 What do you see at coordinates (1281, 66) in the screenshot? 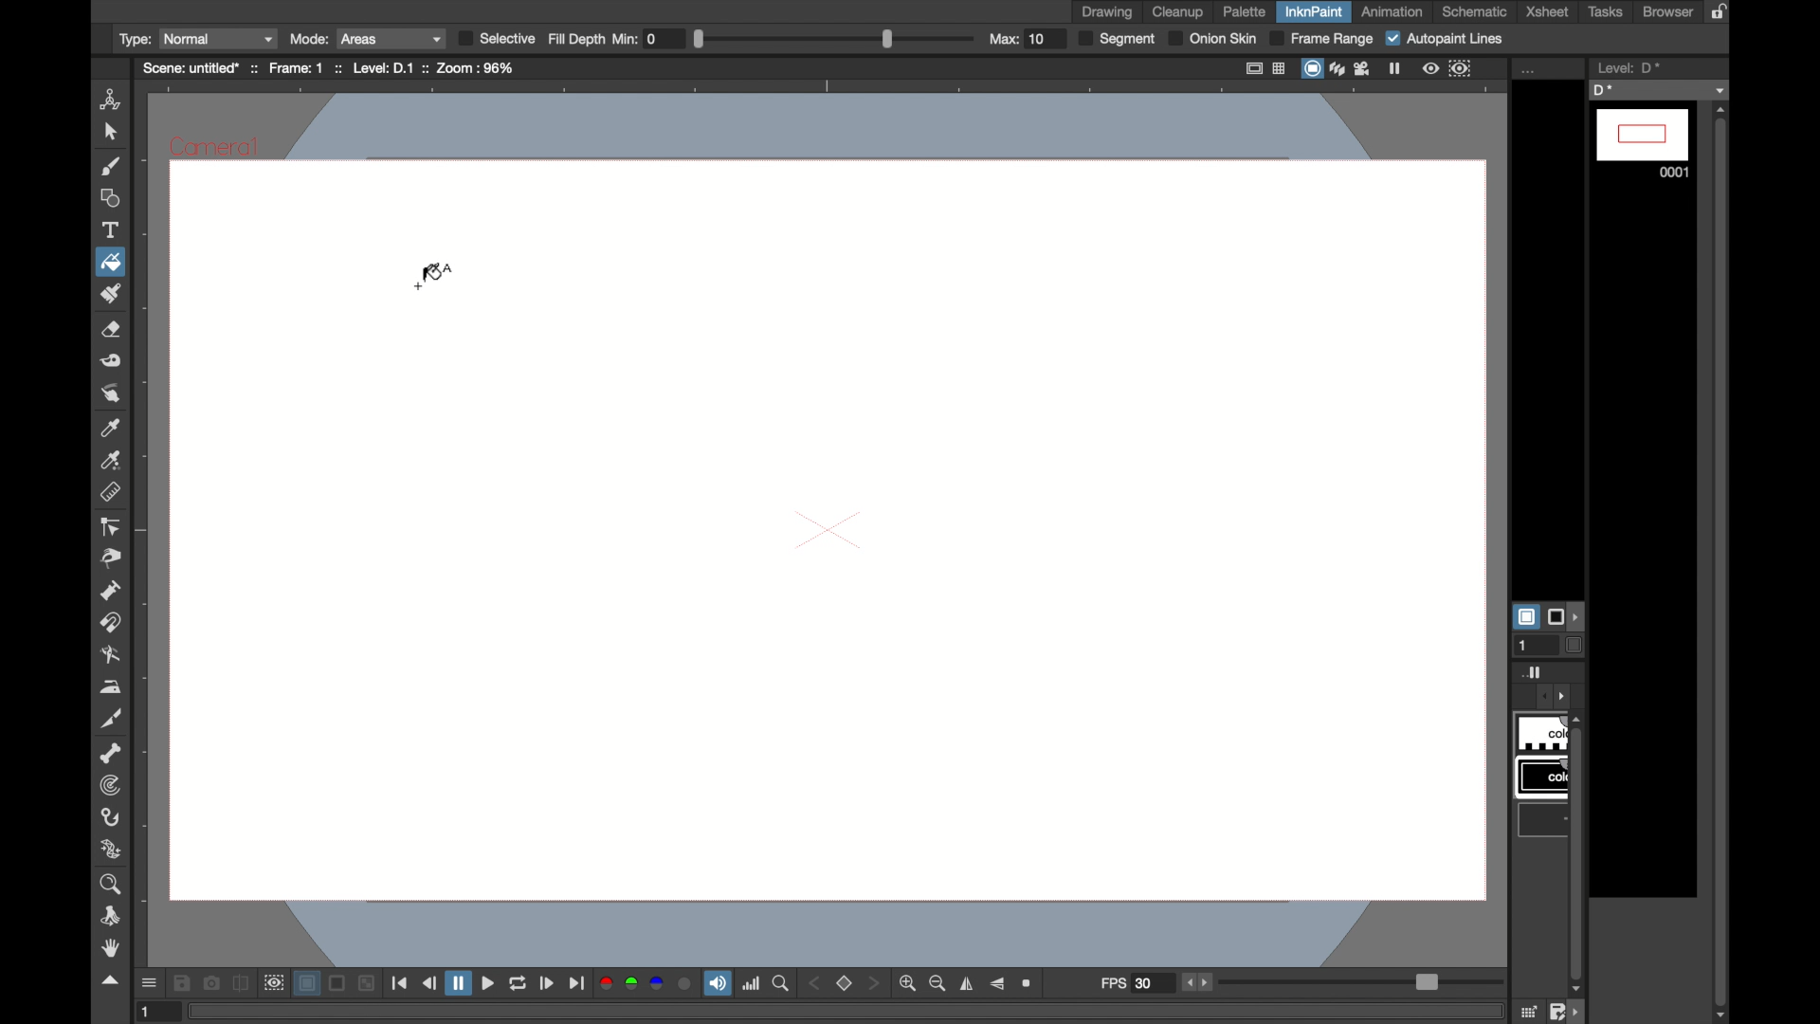
I see `table` at bounding box center [1281, 66].